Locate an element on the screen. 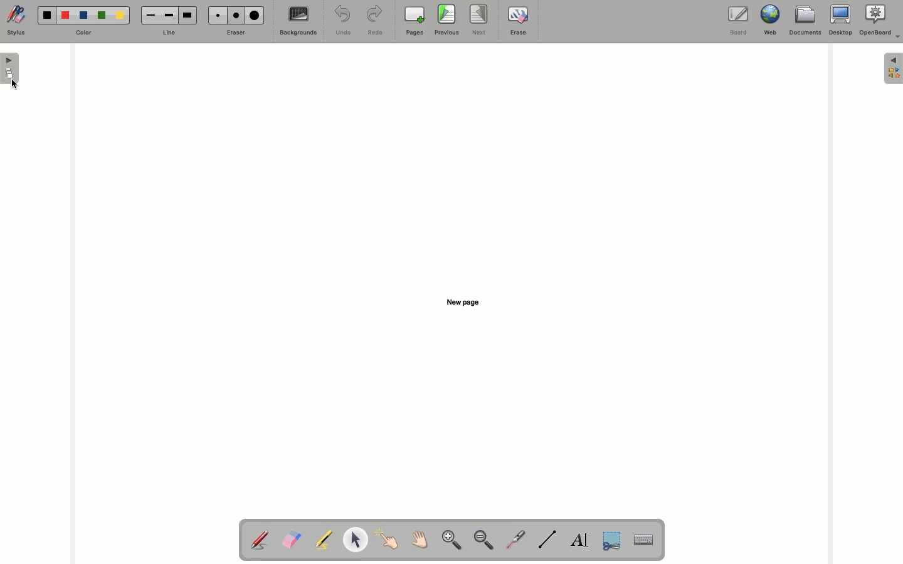  Color 4 is located at coordinates (102, 15).